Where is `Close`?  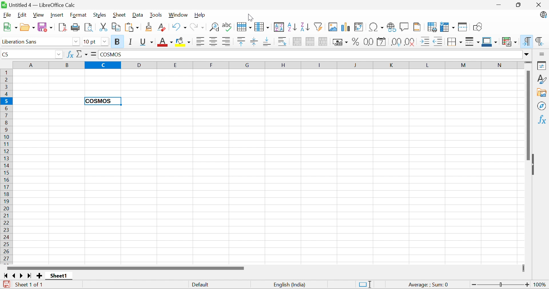 Close is located at coordinates (540, 5).